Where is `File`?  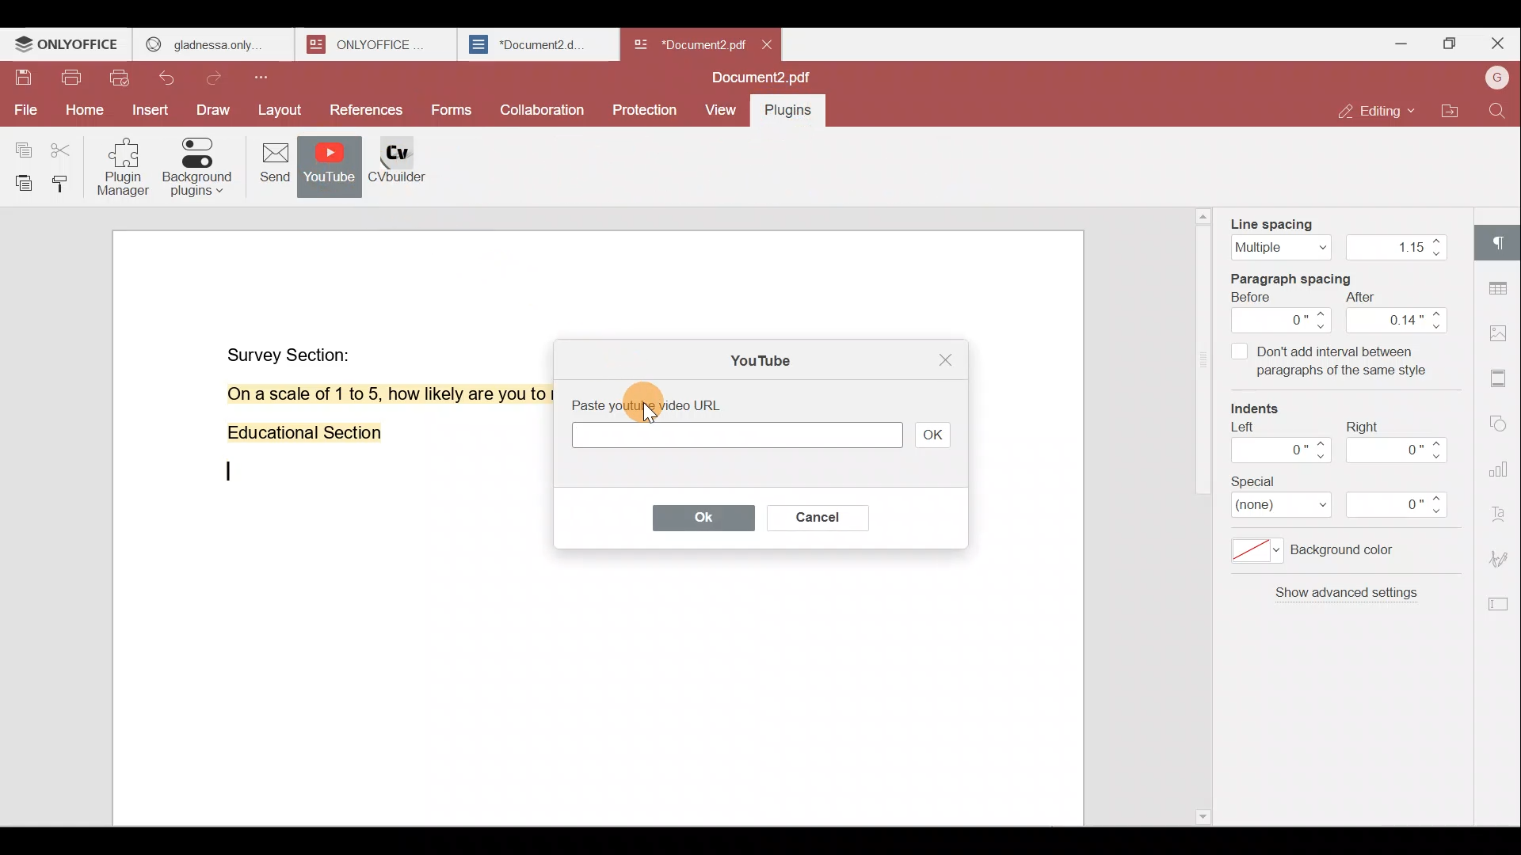
File is located at coordinates (24, 110).